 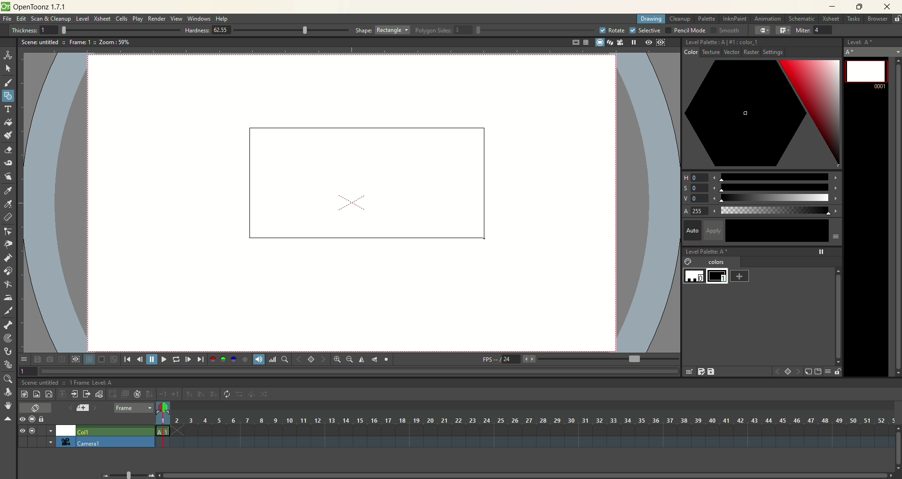 What do you see at coordinates (227, 394) in the screenshot?
I see `repeat` at bounding box center [227, 394].